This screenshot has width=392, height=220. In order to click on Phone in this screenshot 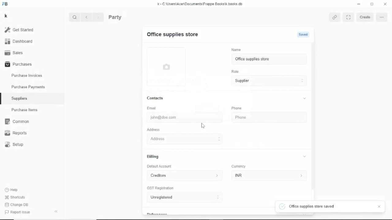, I will do `click(236, 108)`.